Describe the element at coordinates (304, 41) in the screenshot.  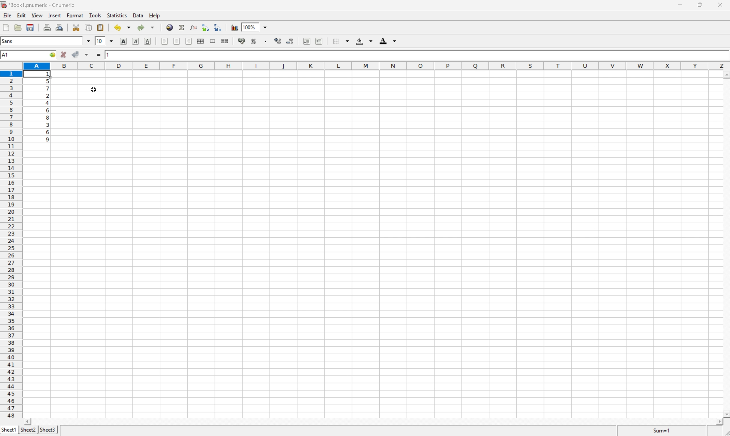
I see `decrease indent` at that location.